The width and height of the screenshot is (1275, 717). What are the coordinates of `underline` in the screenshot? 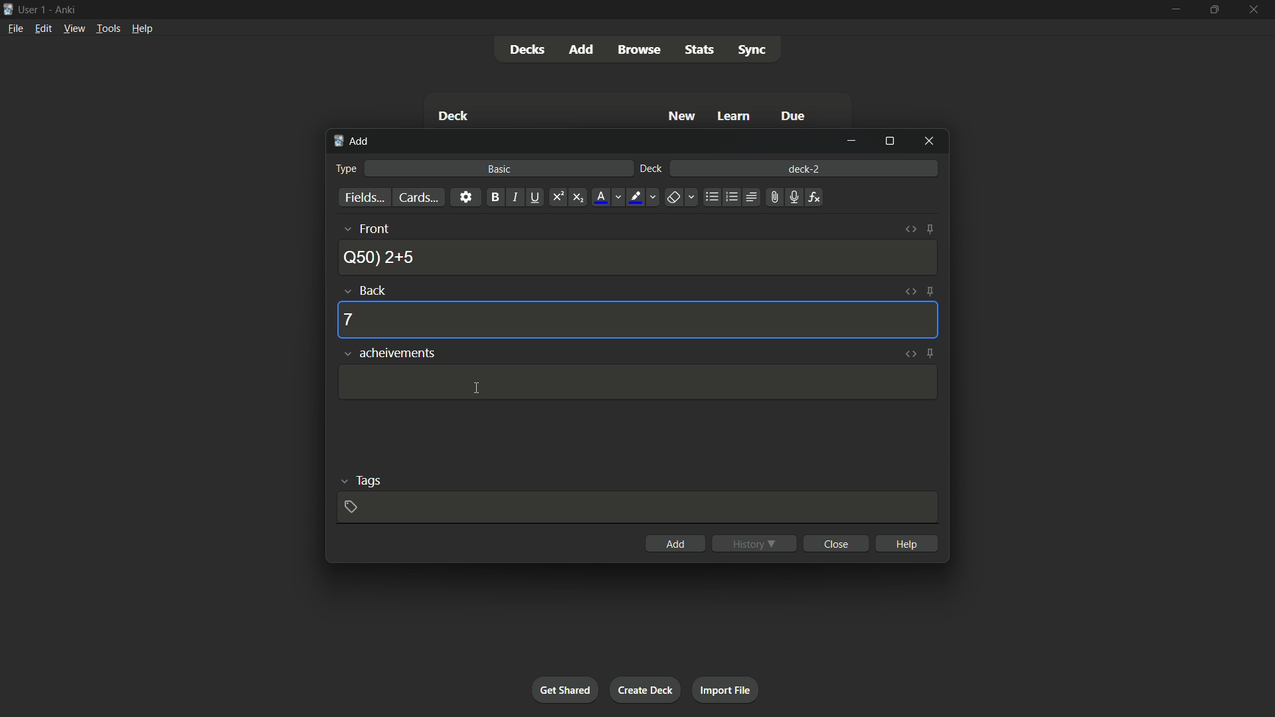 It's located at (535, 197).